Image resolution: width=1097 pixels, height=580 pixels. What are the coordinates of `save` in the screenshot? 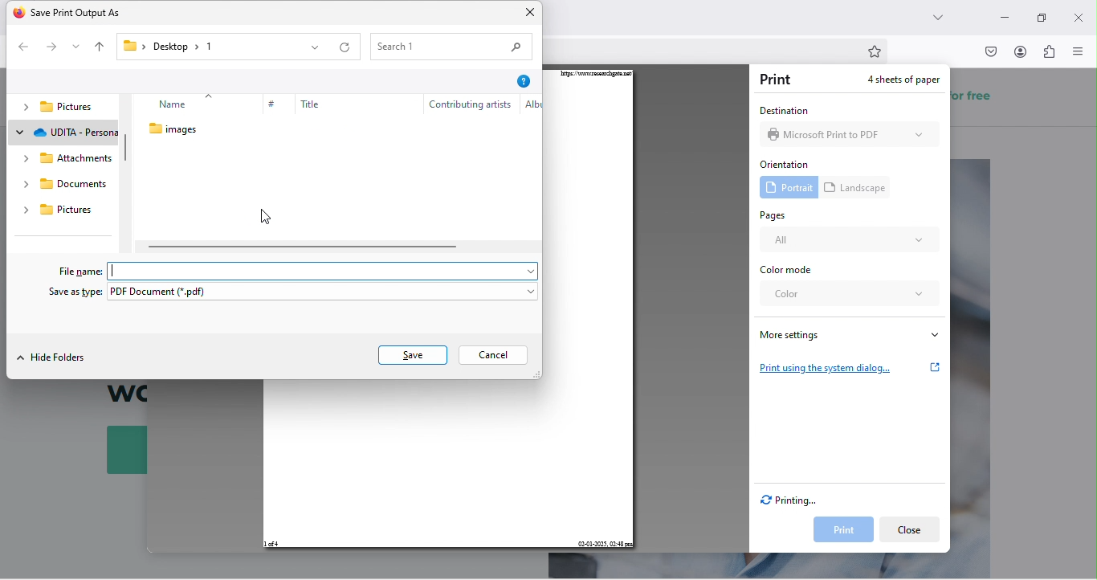 It's located at (412, 353).